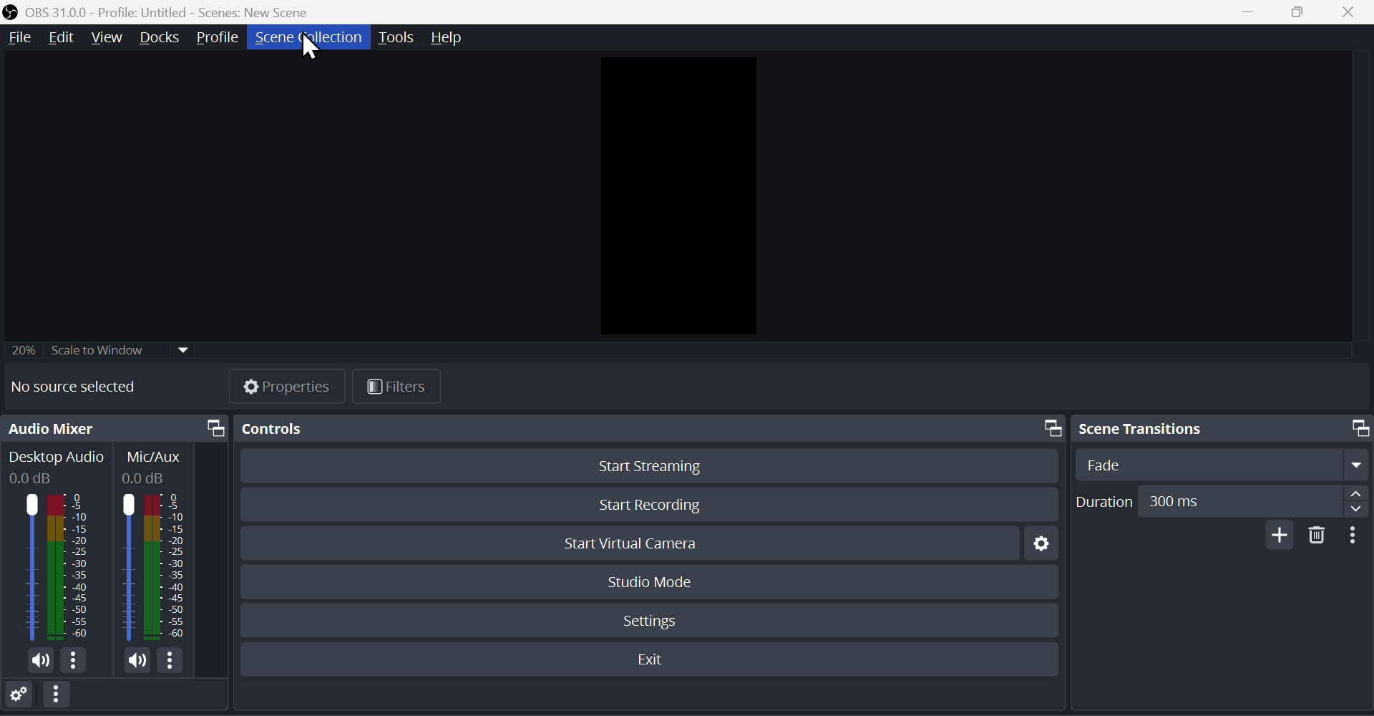 The width and height of the screenshot is (1374, 716). What do you see at coordinates (23, 697) in the screenshot?
I see `Settings` at bounding box center [23, 697].